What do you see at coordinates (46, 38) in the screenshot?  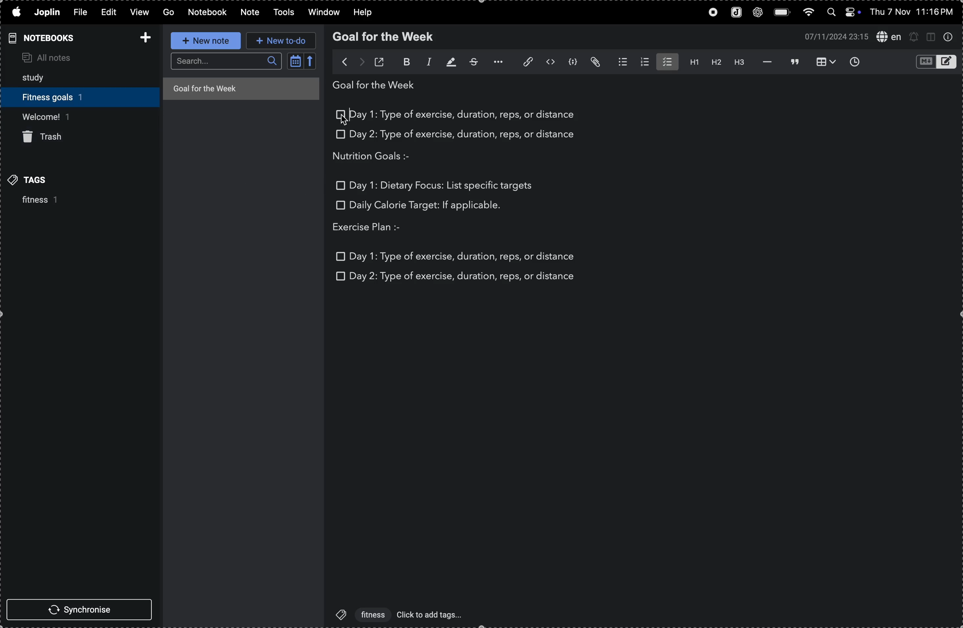 I see `notebooks` at bounding box center [46, 38].